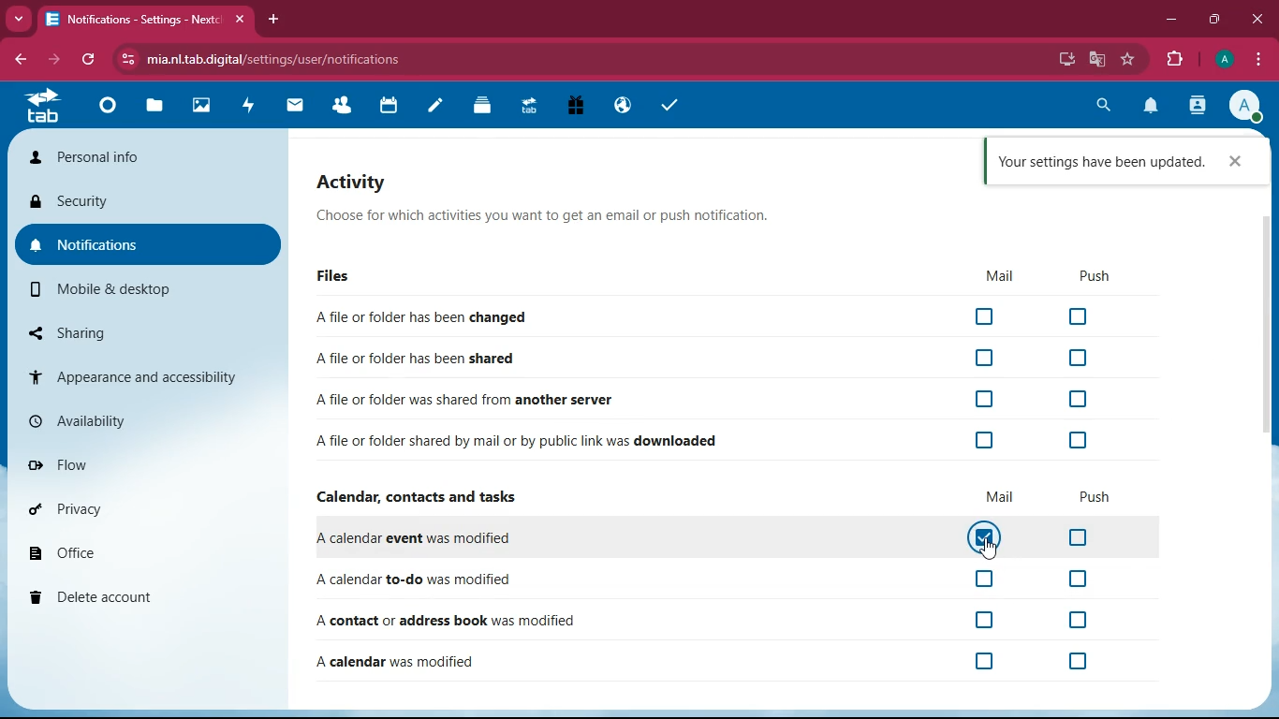  I want to click on notifications, so click(147, 245).